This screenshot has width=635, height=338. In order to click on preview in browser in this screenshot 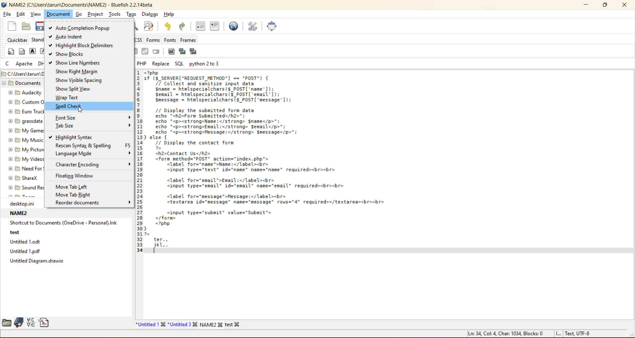, I will do `click(233, 25)`.